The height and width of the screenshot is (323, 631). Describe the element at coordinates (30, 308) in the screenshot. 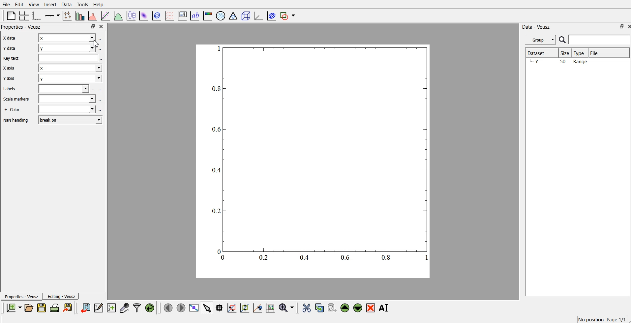

I see `open document` at that location.